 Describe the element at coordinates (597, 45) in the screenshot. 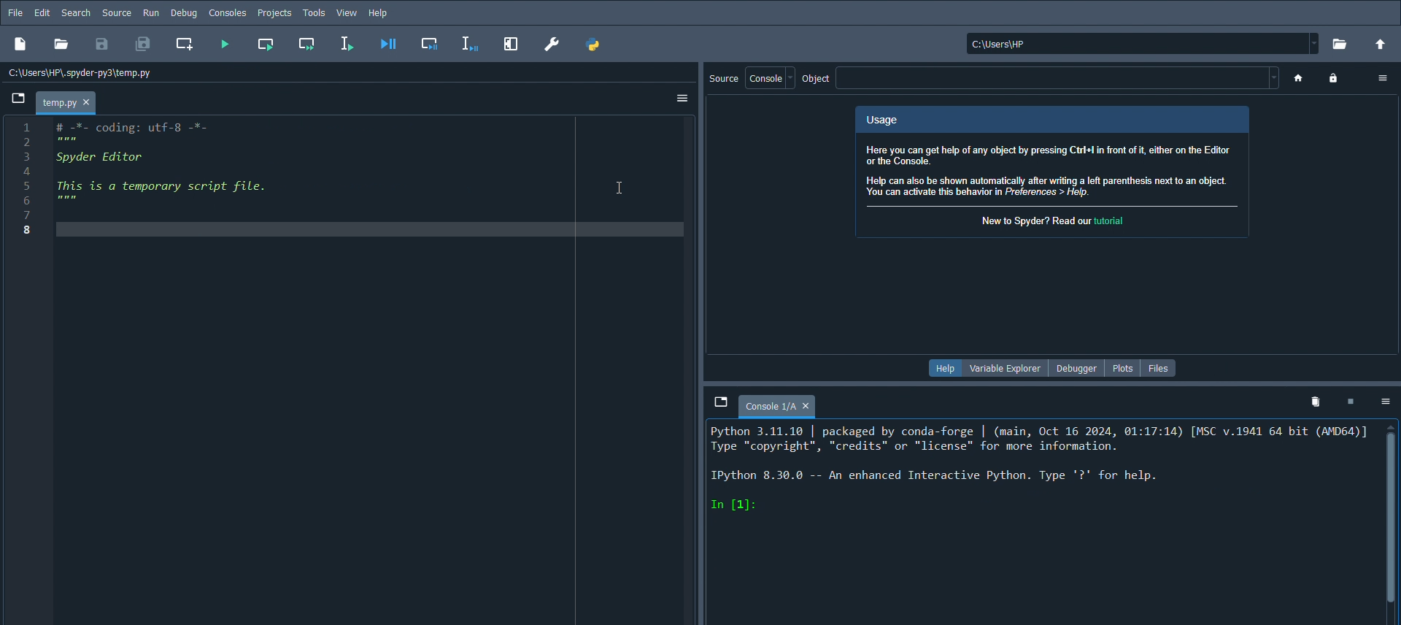

I see `PYTHONPATH manager` at that location.